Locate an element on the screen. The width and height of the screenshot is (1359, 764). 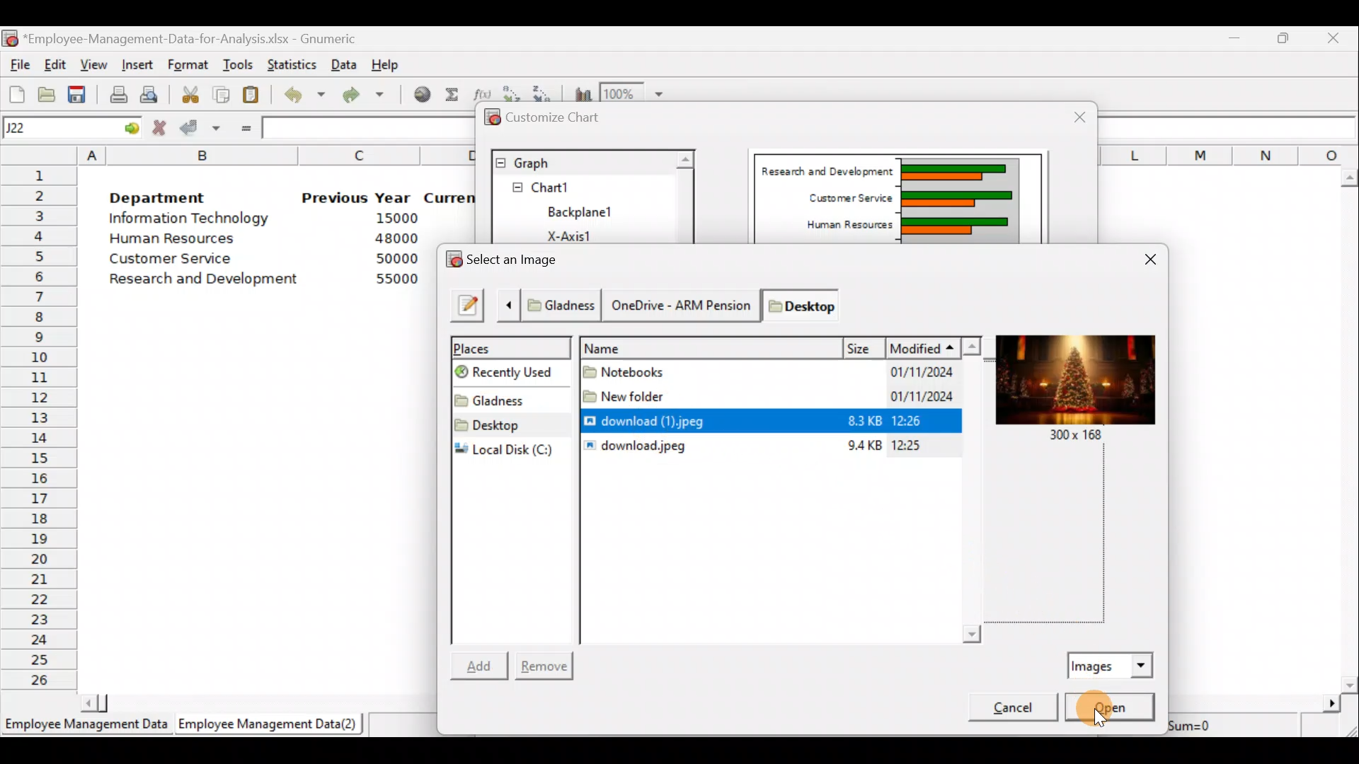
9.4KB is located at coordinates (861, 447).